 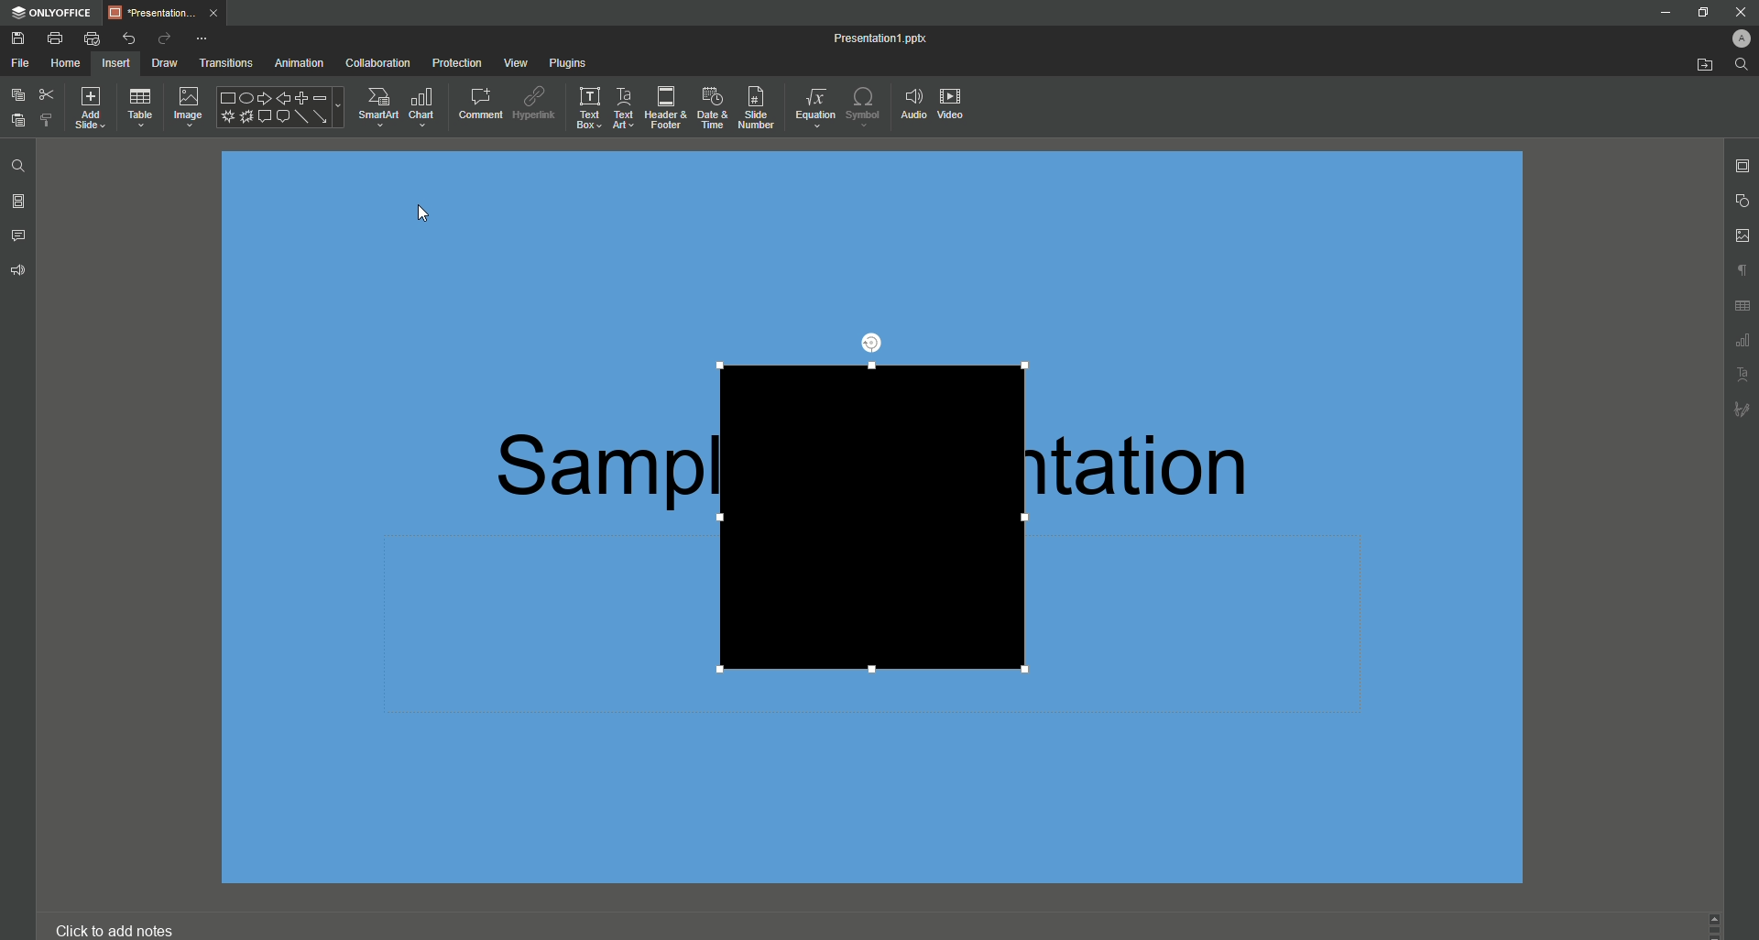 I want to click on More Options, so click(x=202, y=38).